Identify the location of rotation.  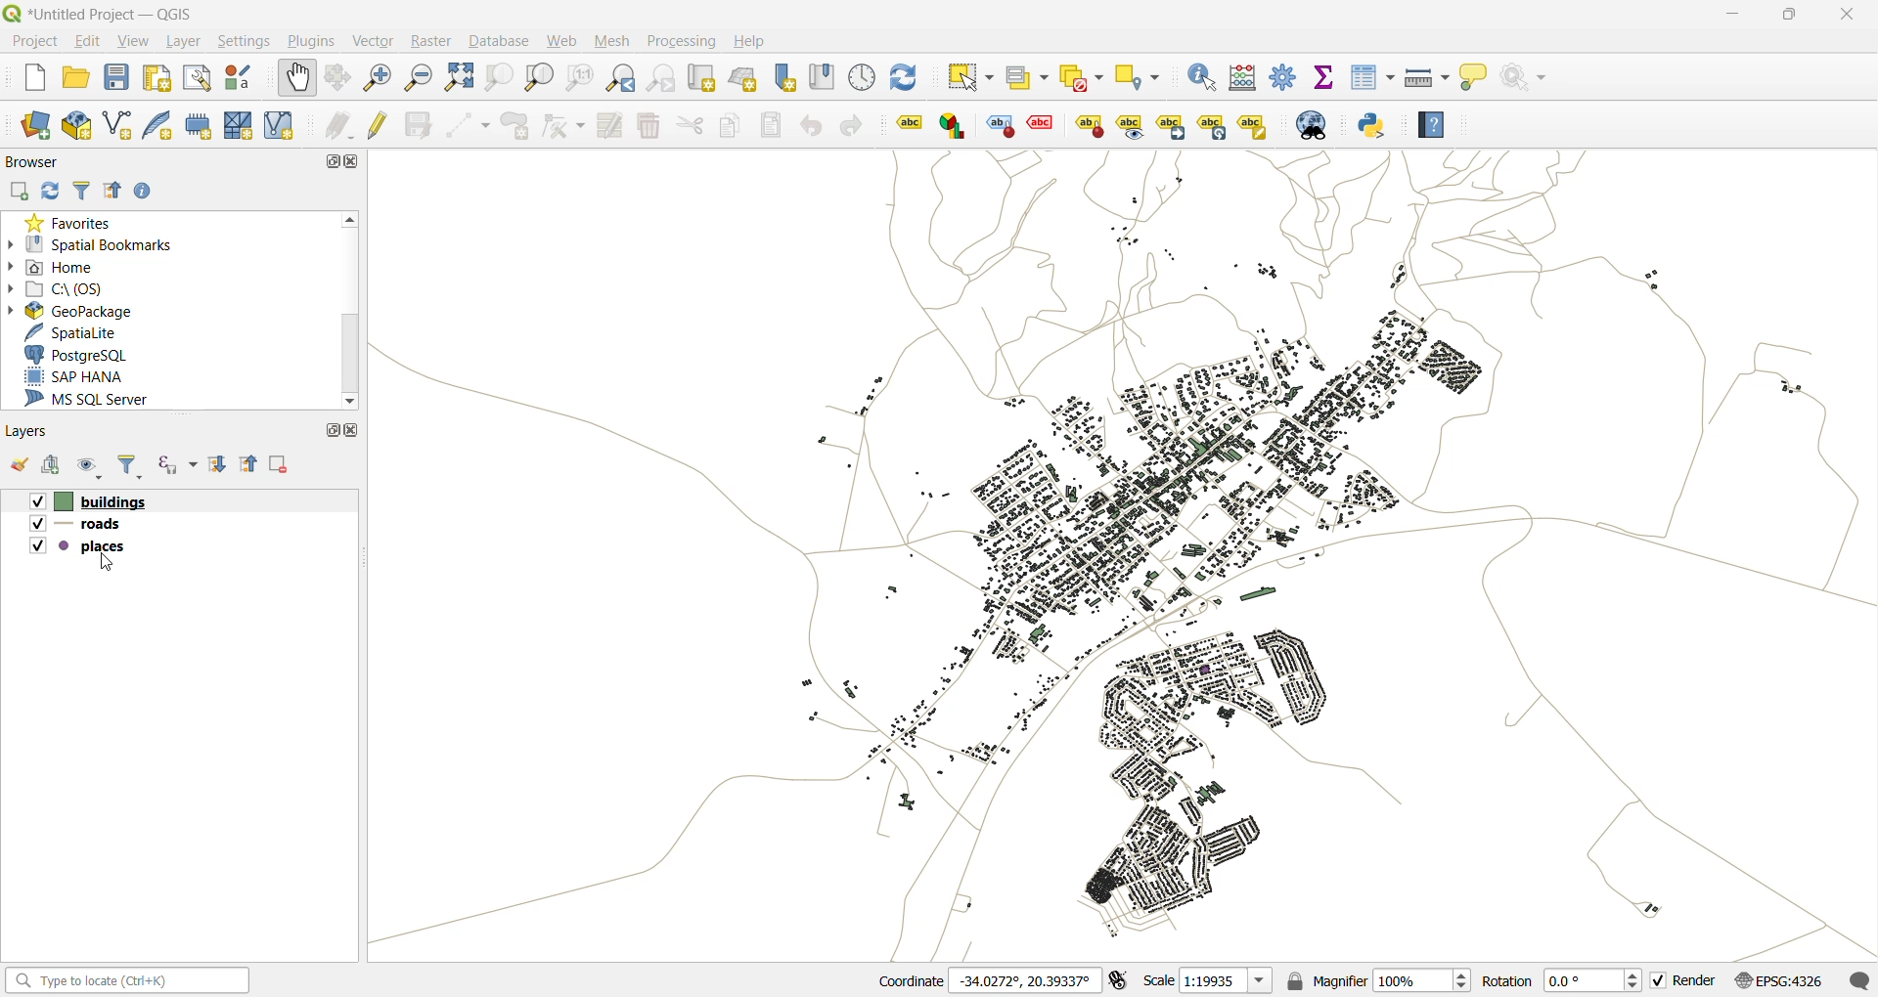
(1555, 979).